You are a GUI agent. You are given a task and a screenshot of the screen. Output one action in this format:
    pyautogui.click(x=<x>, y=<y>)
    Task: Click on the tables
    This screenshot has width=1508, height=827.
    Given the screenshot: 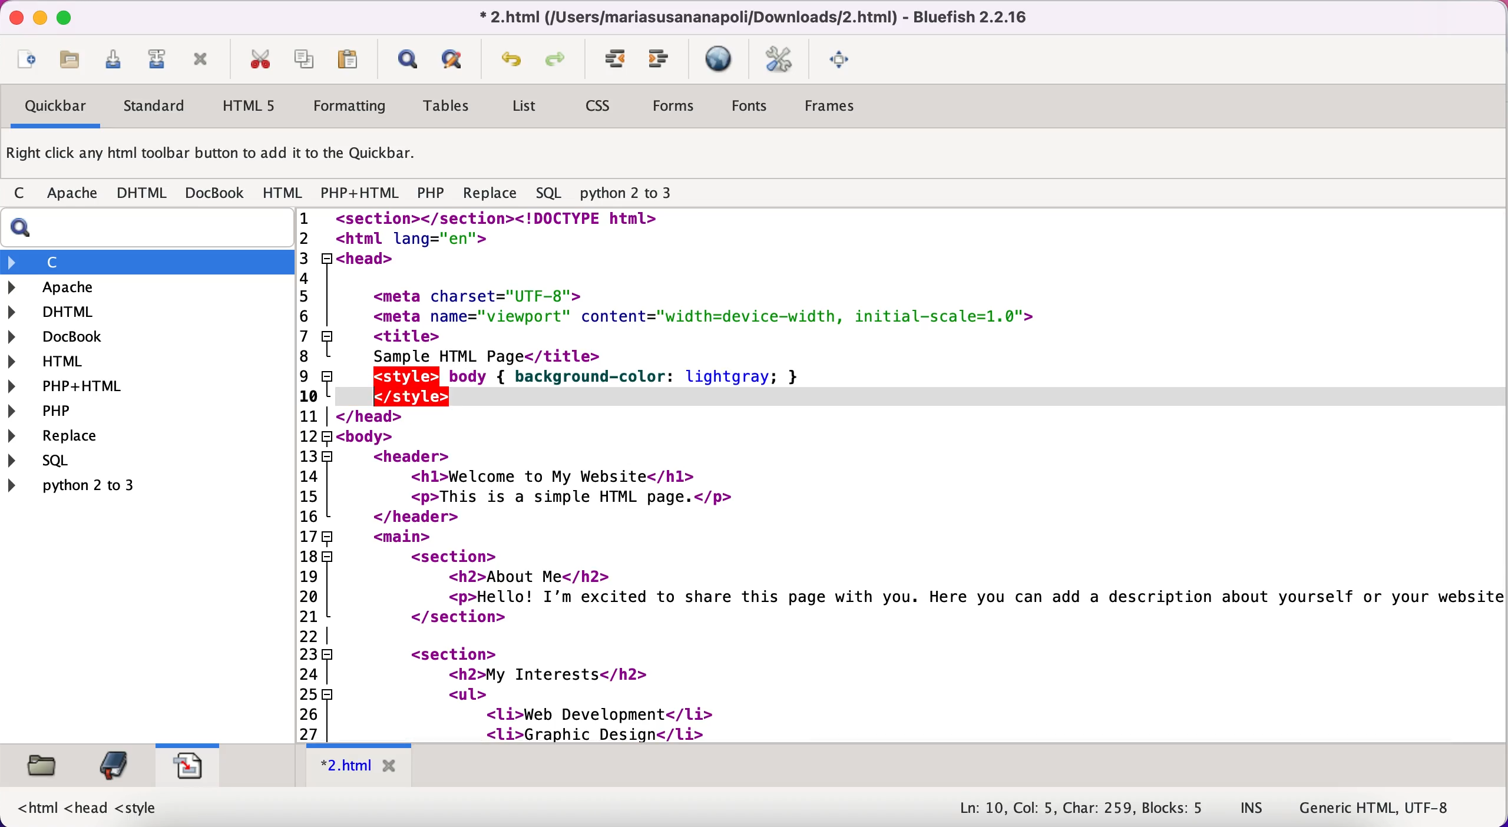 What is the action you would take?
    pyautogui.click(x=451, y=107)
    